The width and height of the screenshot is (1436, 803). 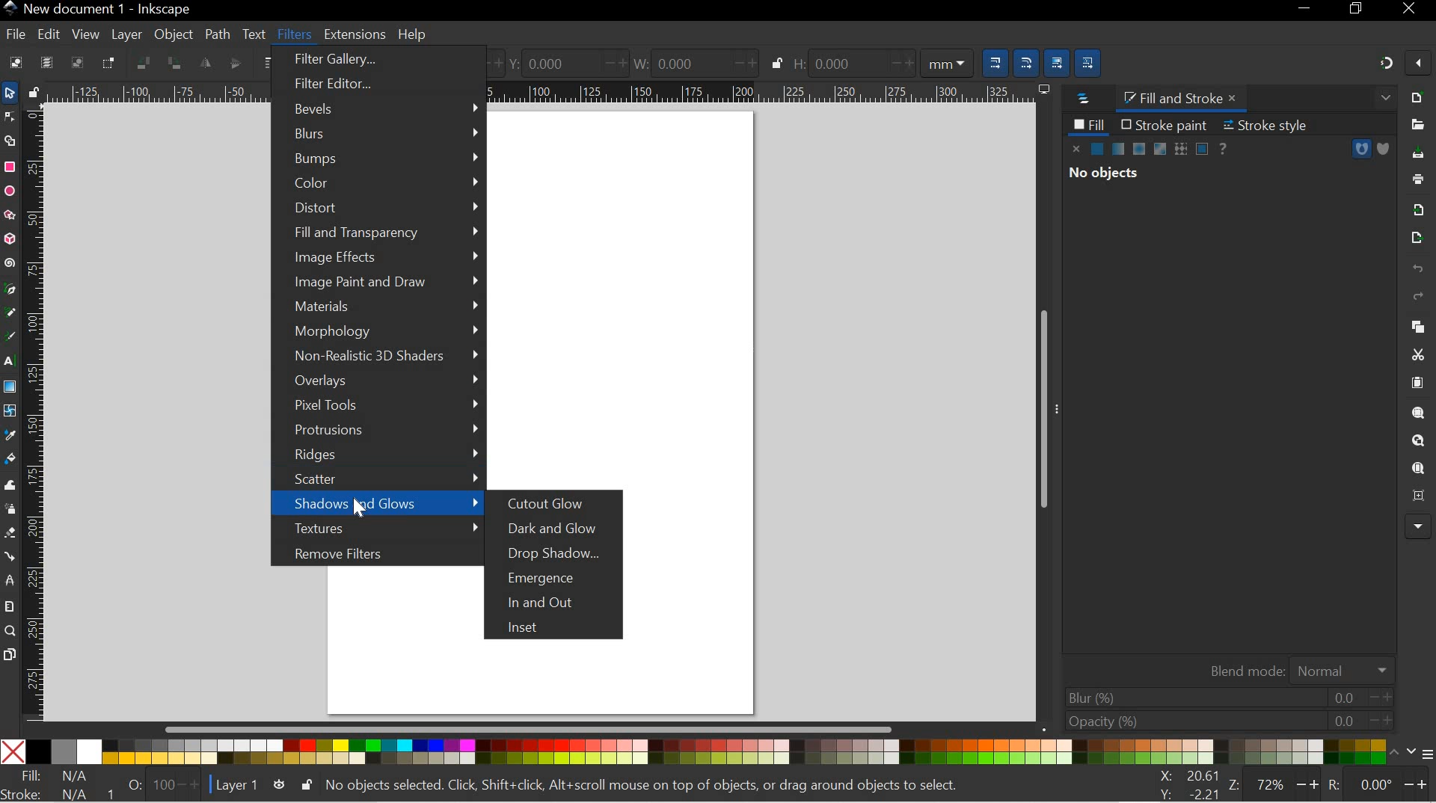 I want to click on VIEW, so click(x=84, y=34).